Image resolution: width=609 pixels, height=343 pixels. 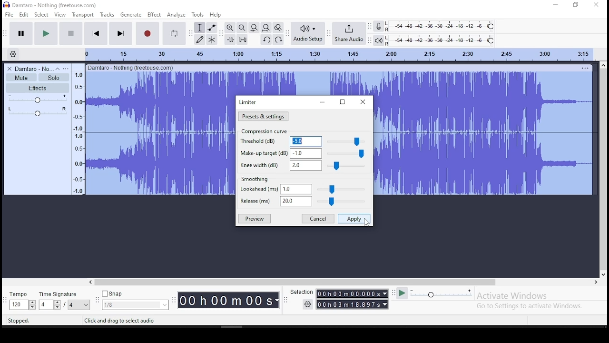 What do you see at coordinates (379, 26) in the screenshot?
I see `record meter` at bounding box center [379, 26].